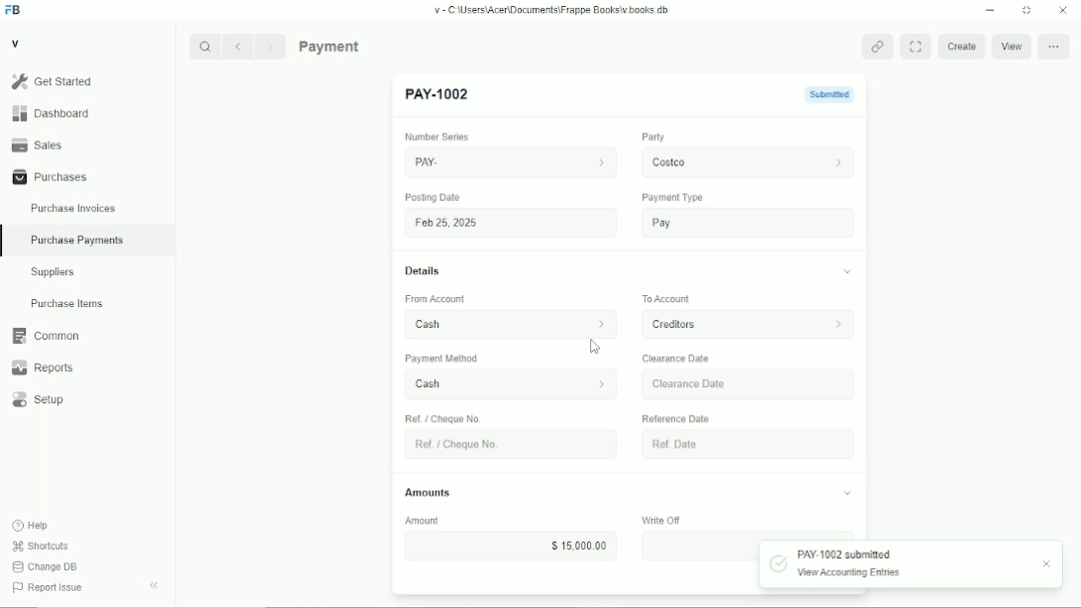 The image size is (1081, 608). What do you see at coordinates (552, 10) in the screenshot?
I see `v= C Wsers\Acen\Documents\Frappe Books\v books db` at bounding box center [552, 10].